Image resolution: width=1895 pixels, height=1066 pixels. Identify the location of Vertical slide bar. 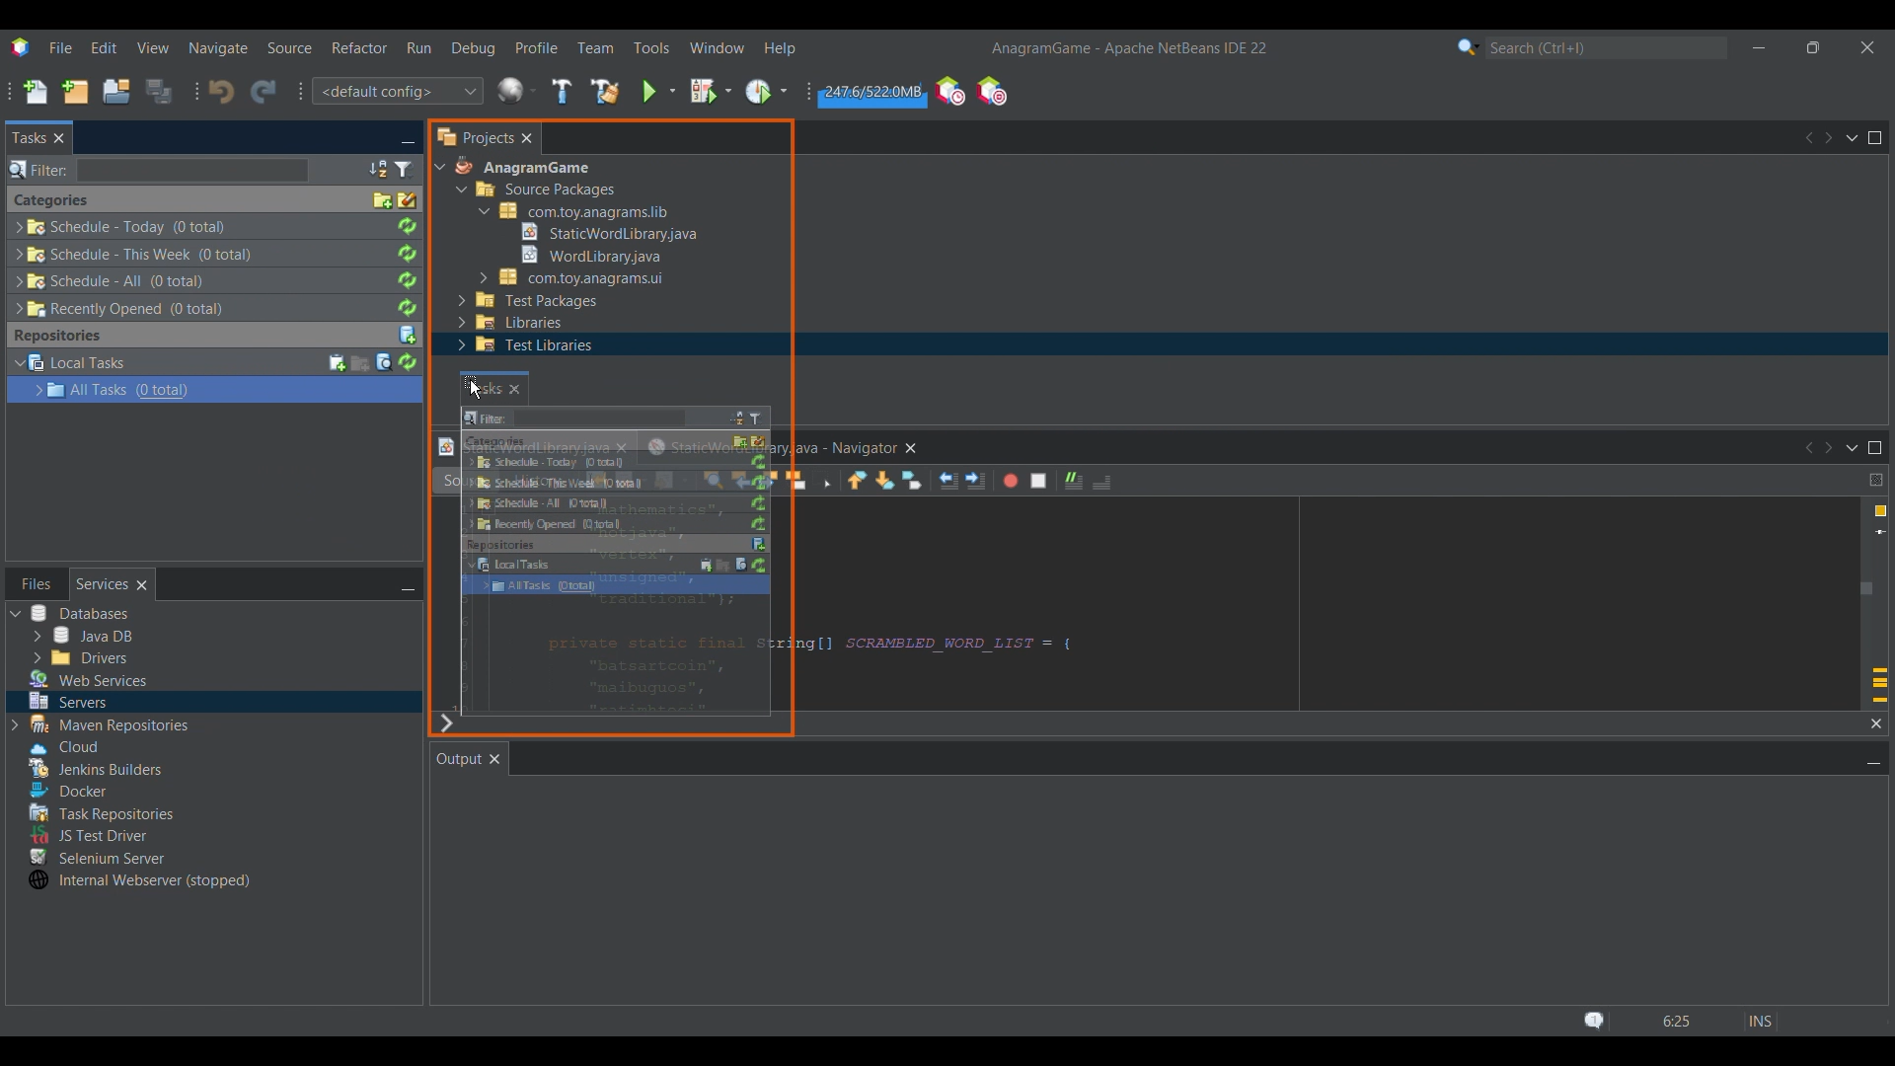
(1866, 573).